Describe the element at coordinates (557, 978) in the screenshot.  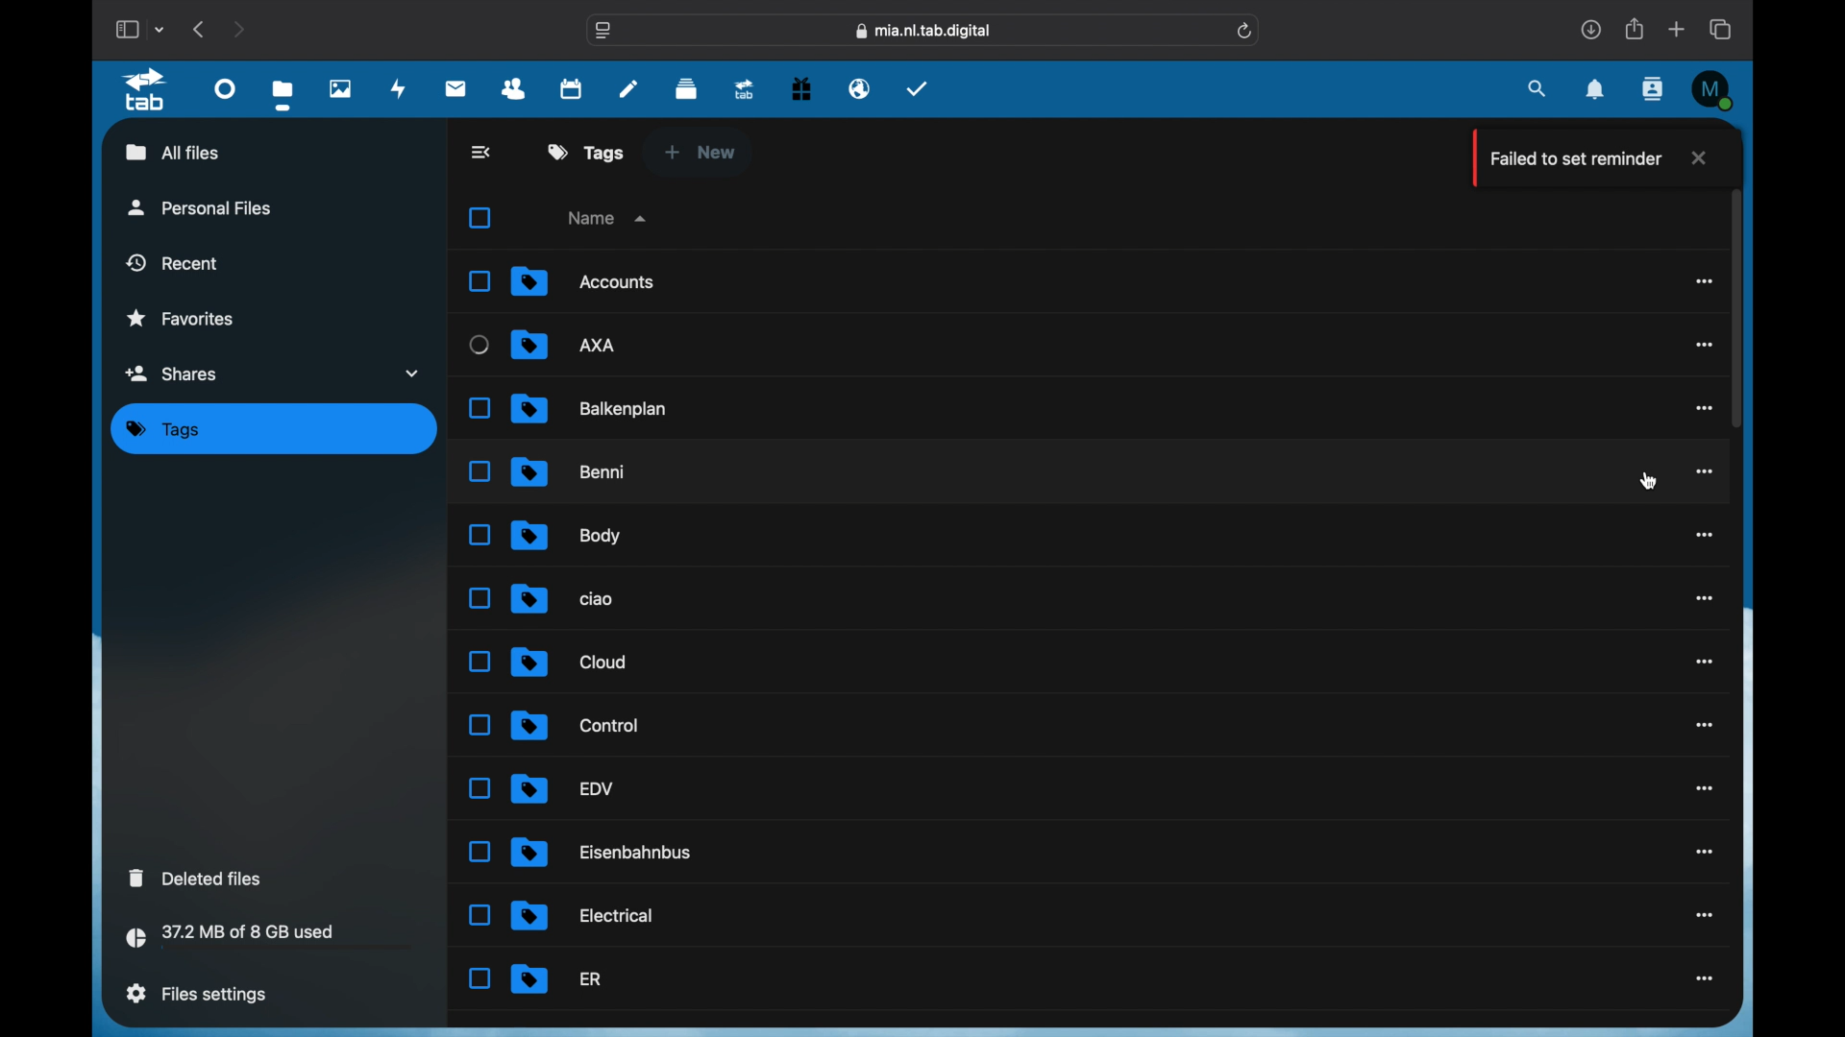
I see `file` at that location.